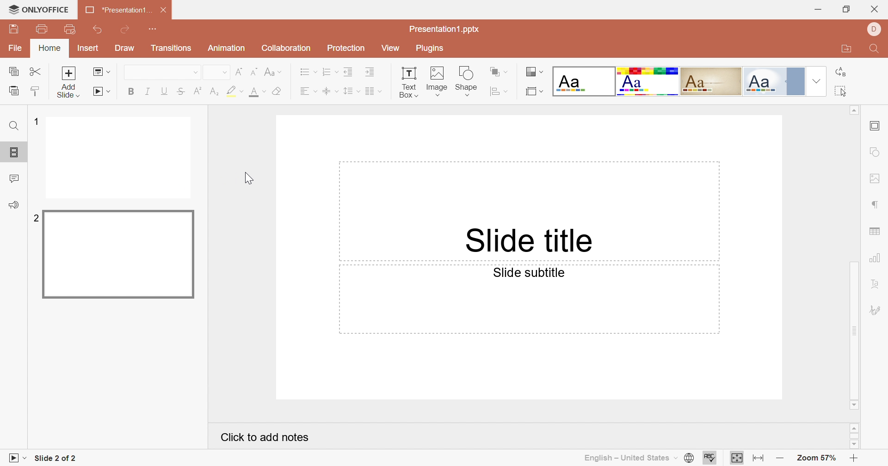 Image resolution: width=888 pixels, height=466 pixels. I want to click on Textbox, so click(409, 83).